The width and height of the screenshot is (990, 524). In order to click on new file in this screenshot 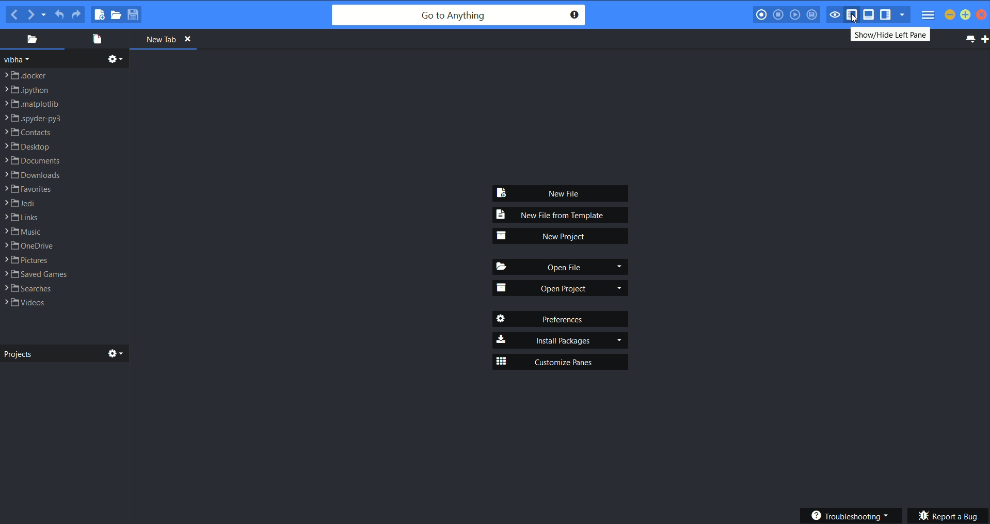, I will do `click(98, 13)`.